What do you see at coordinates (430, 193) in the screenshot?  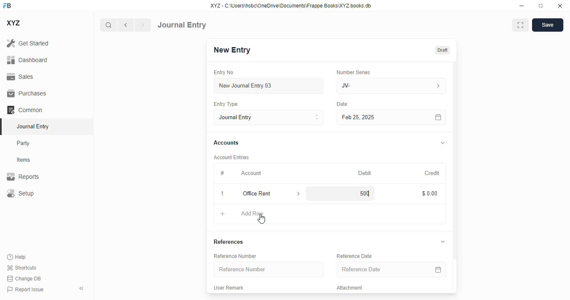 I see `$0.00` at bounding box center [430, 193].